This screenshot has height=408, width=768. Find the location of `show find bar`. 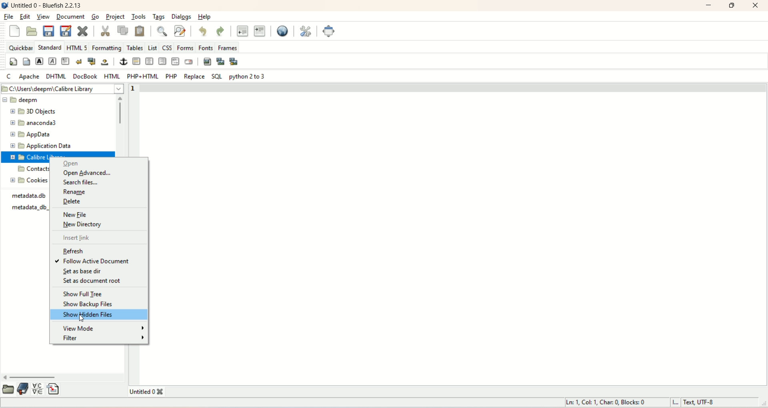

show find bar is located at coordinates (164, 32).